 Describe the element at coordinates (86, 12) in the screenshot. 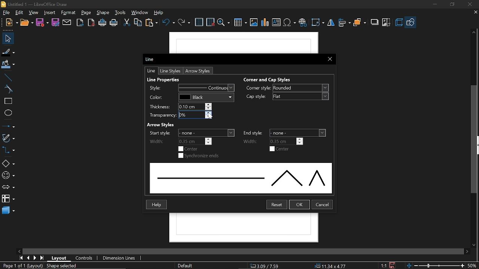

I see `page` at that location.